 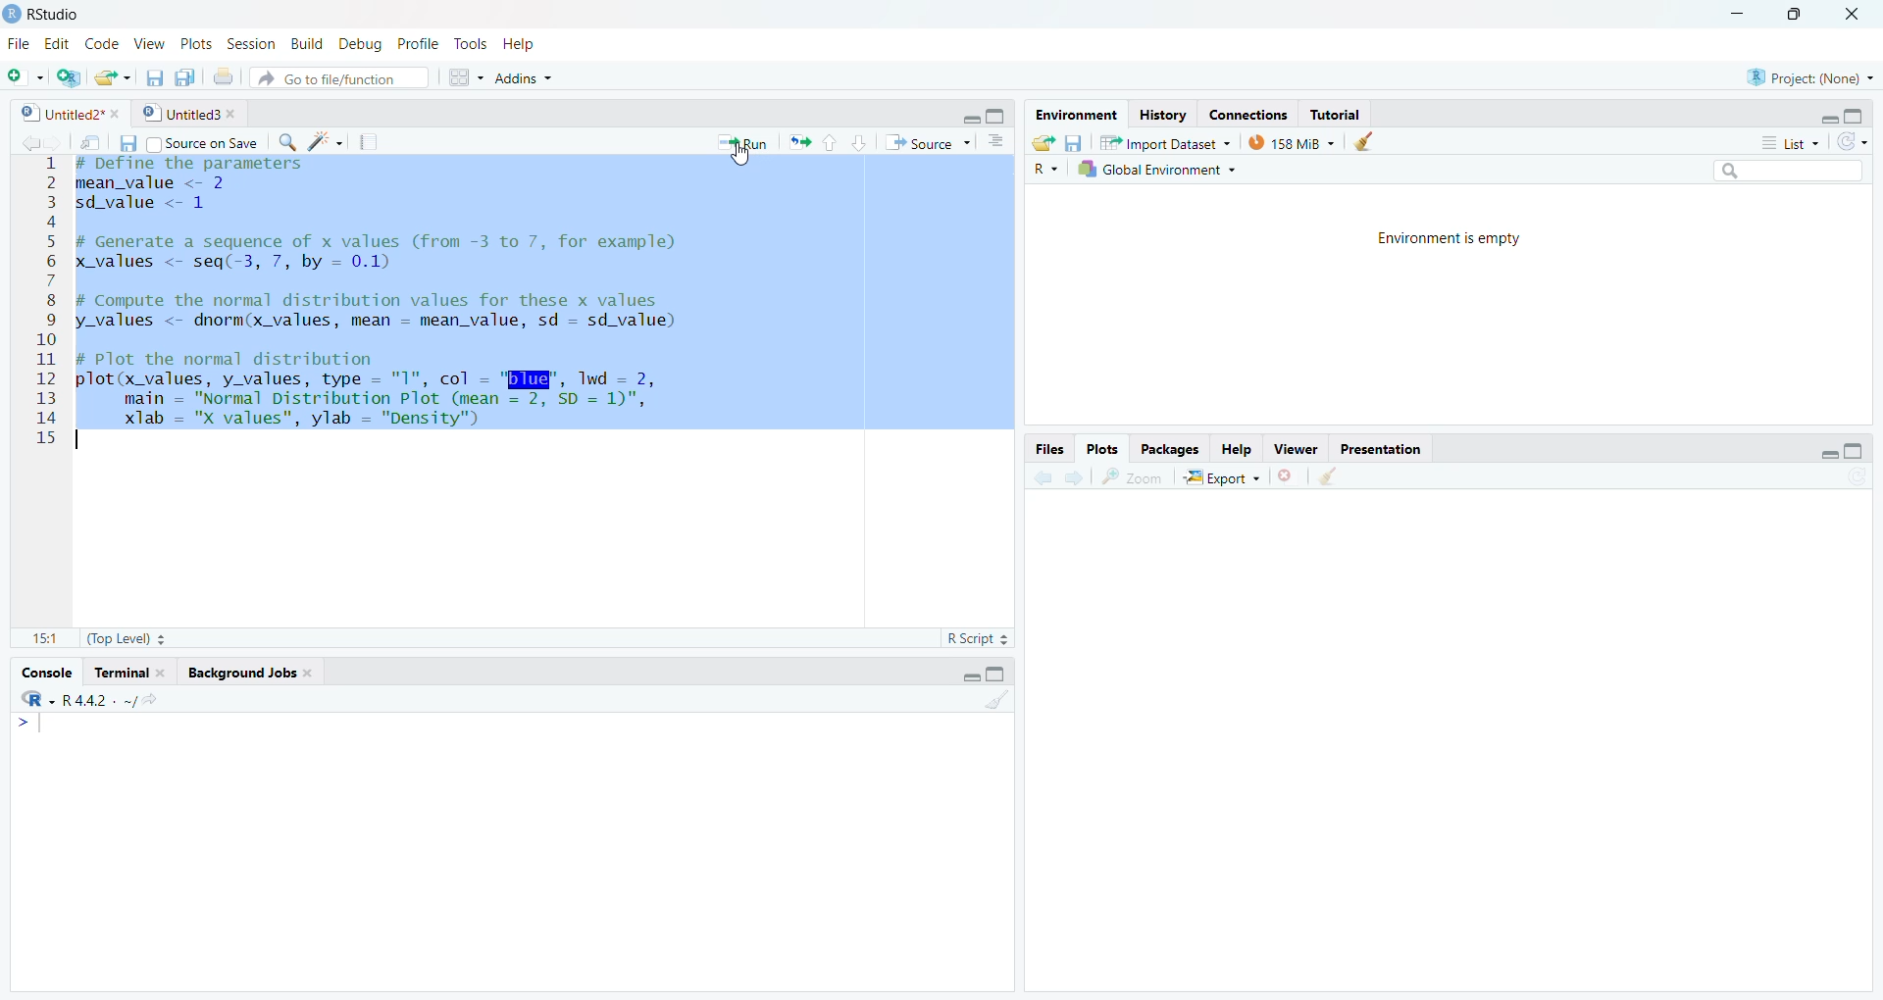 What do you see at coordinates (1784, 172) in the screenshot?
I see `search` at bounding box center [1784, 172].